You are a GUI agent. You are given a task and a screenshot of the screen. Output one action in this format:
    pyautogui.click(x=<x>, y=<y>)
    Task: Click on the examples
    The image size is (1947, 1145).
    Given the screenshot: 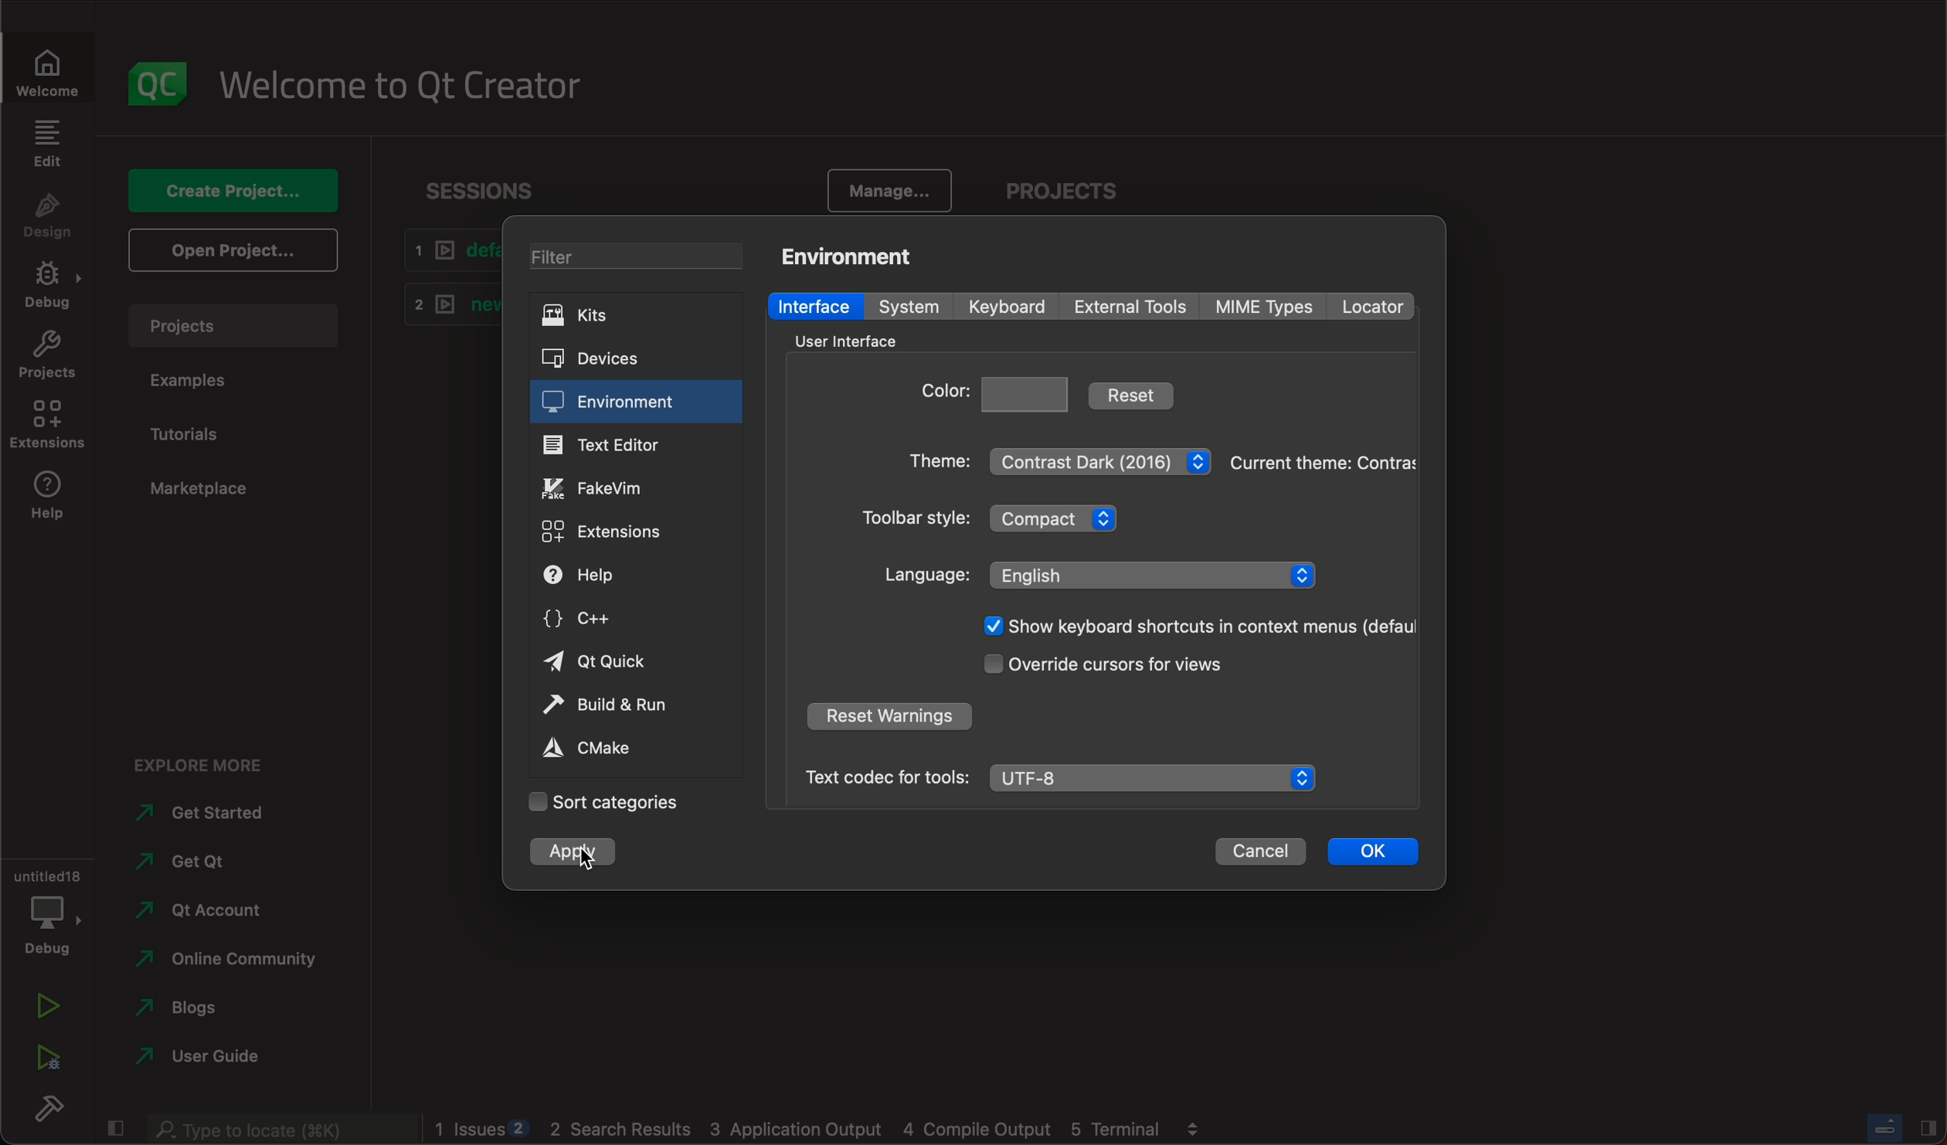 What is the action you would take?
    pyautogui.click(x=196, y=381)
    